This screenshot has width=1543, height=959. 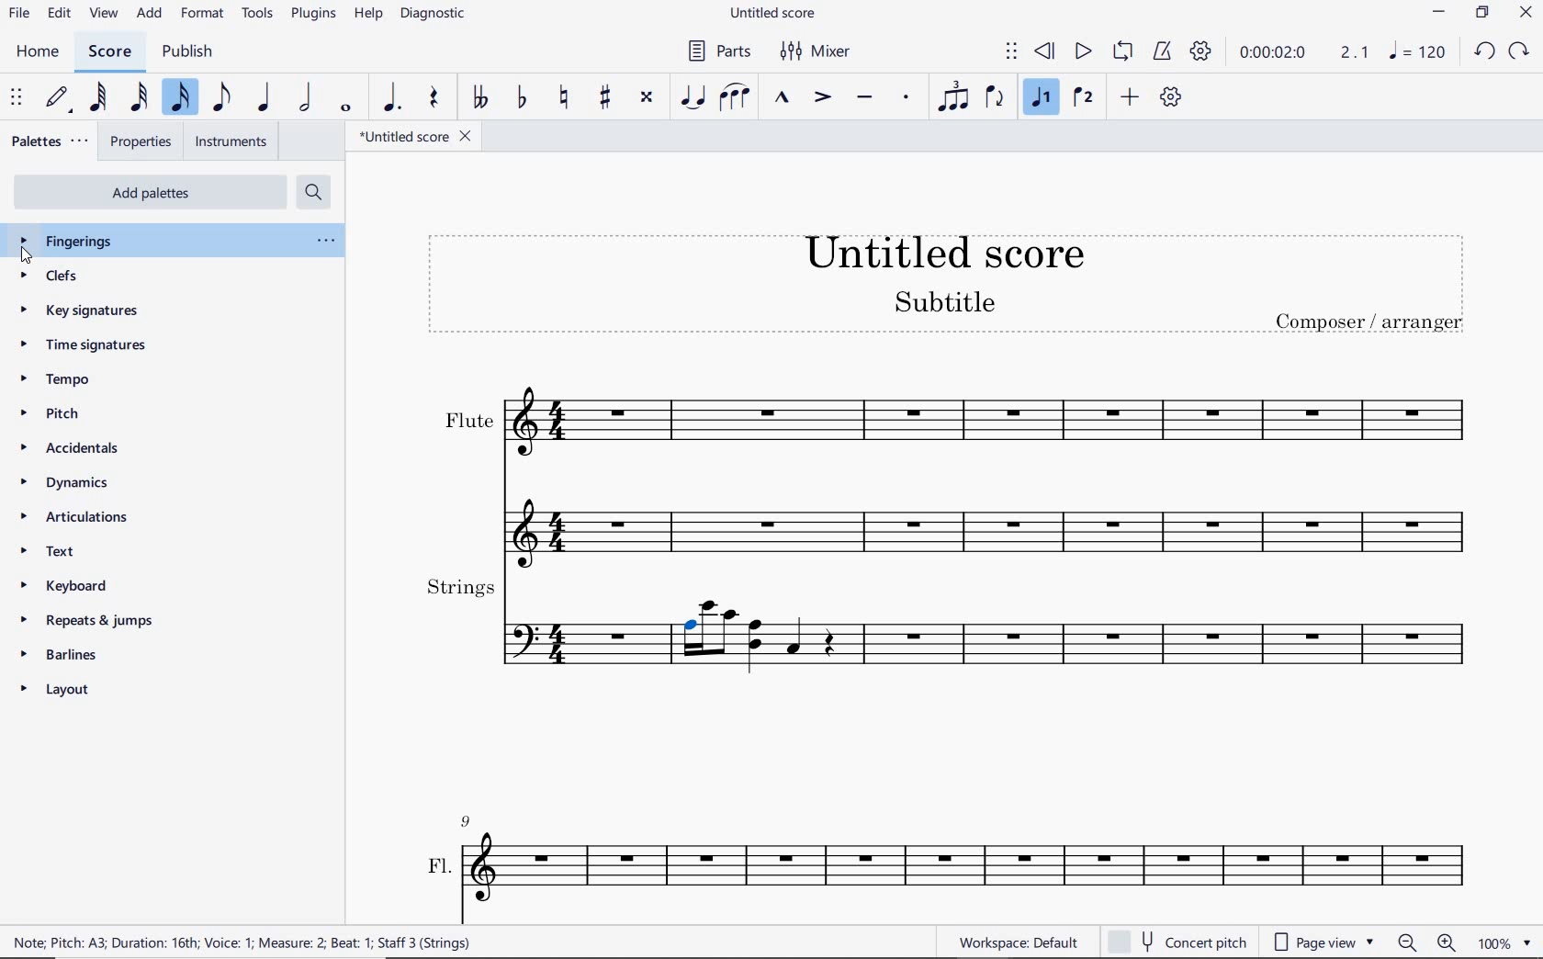 What do you see at coordinates (315, 195) in the screenshot?
I see `search palettes` at bounding box center [315, 195].